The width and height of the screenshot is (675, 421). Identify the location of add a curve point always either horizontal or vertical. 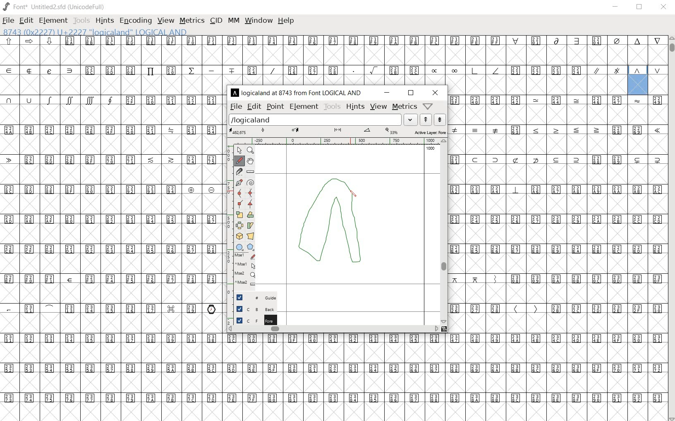
(241, 192).